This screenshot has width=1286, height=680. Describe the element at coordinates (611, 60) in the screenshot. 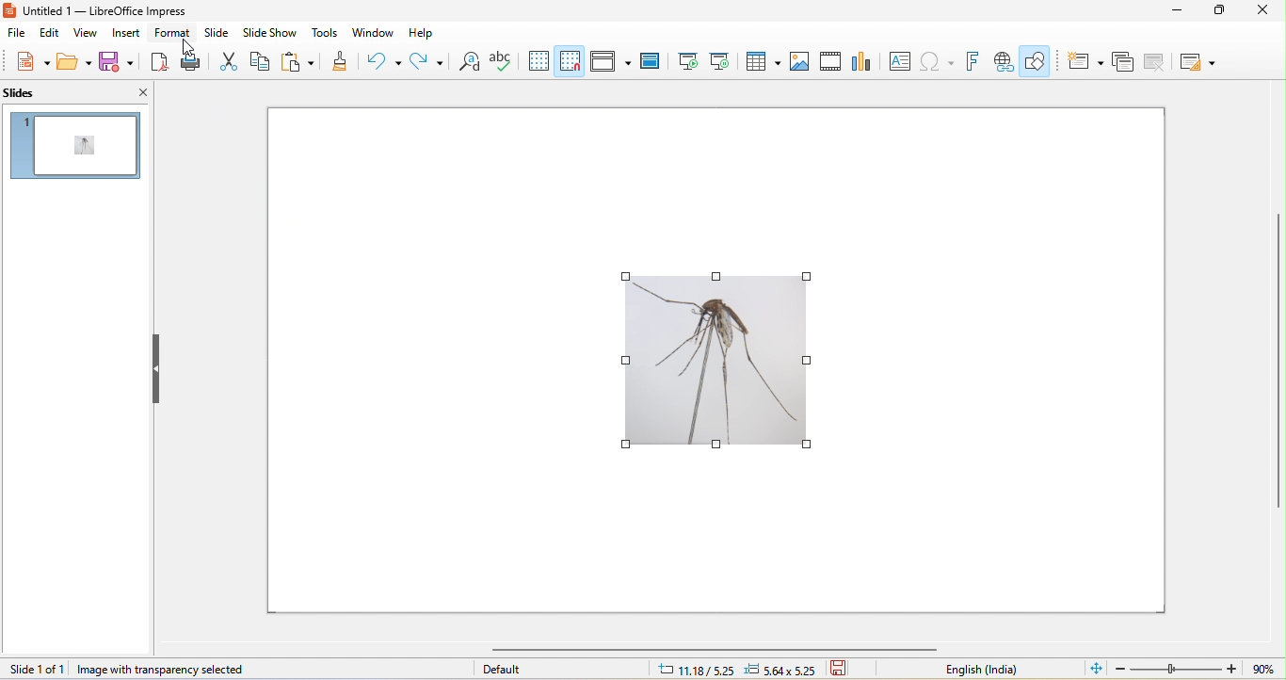

I see `display views` at that location.